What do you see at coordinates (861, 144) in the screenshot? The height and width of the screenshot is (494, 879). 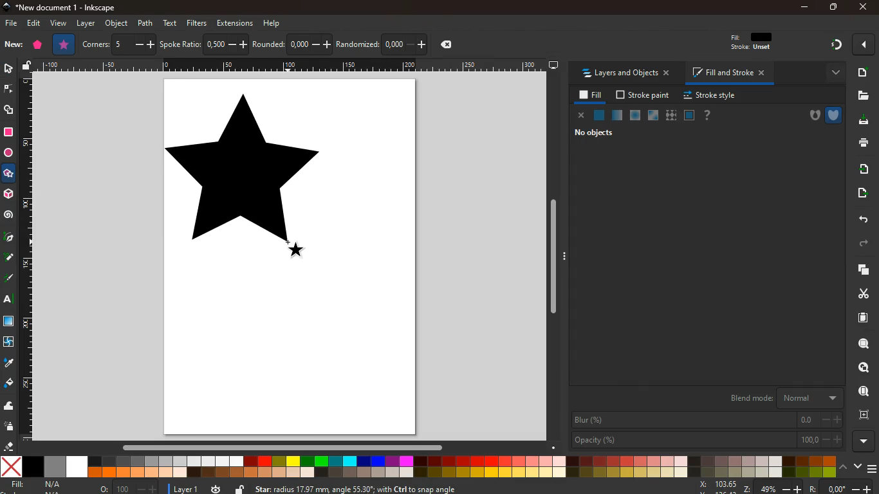 I see `print` at bounding box center [861, 144].